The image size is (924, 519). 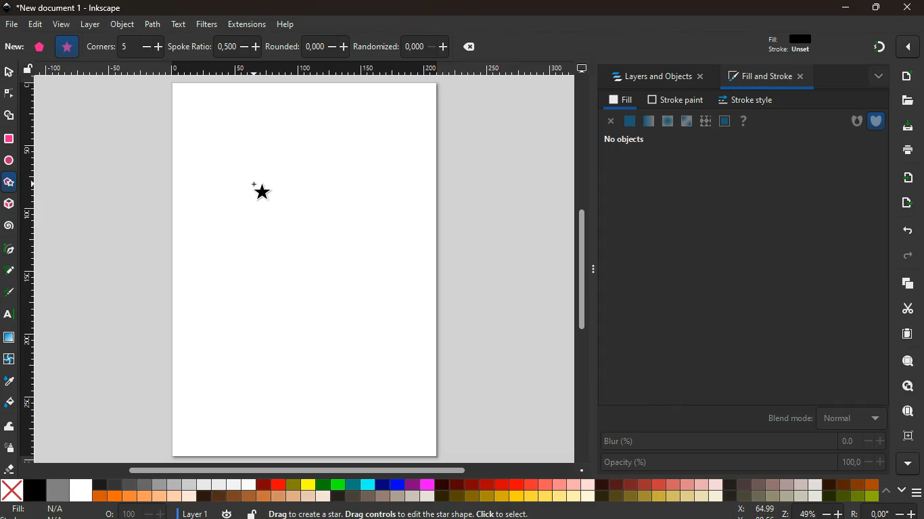 I want to click on no objects, so click(x=626, y=139).